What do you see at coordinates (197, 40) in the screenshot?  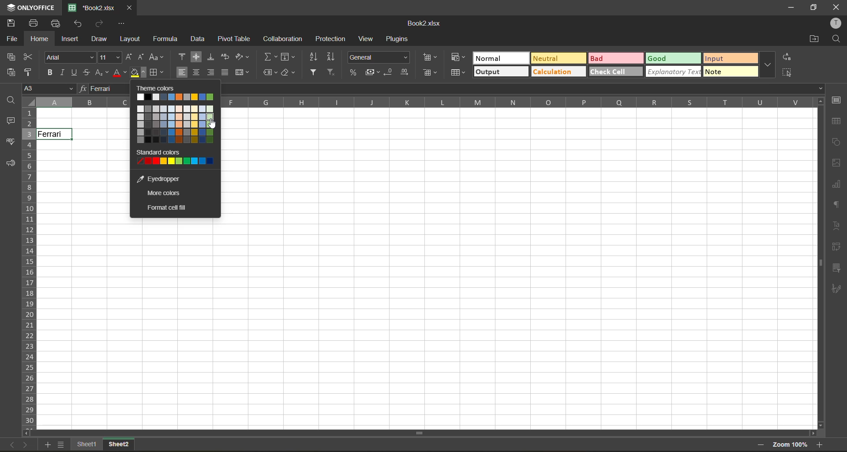 I see `data` at bounding box center [197, 40].